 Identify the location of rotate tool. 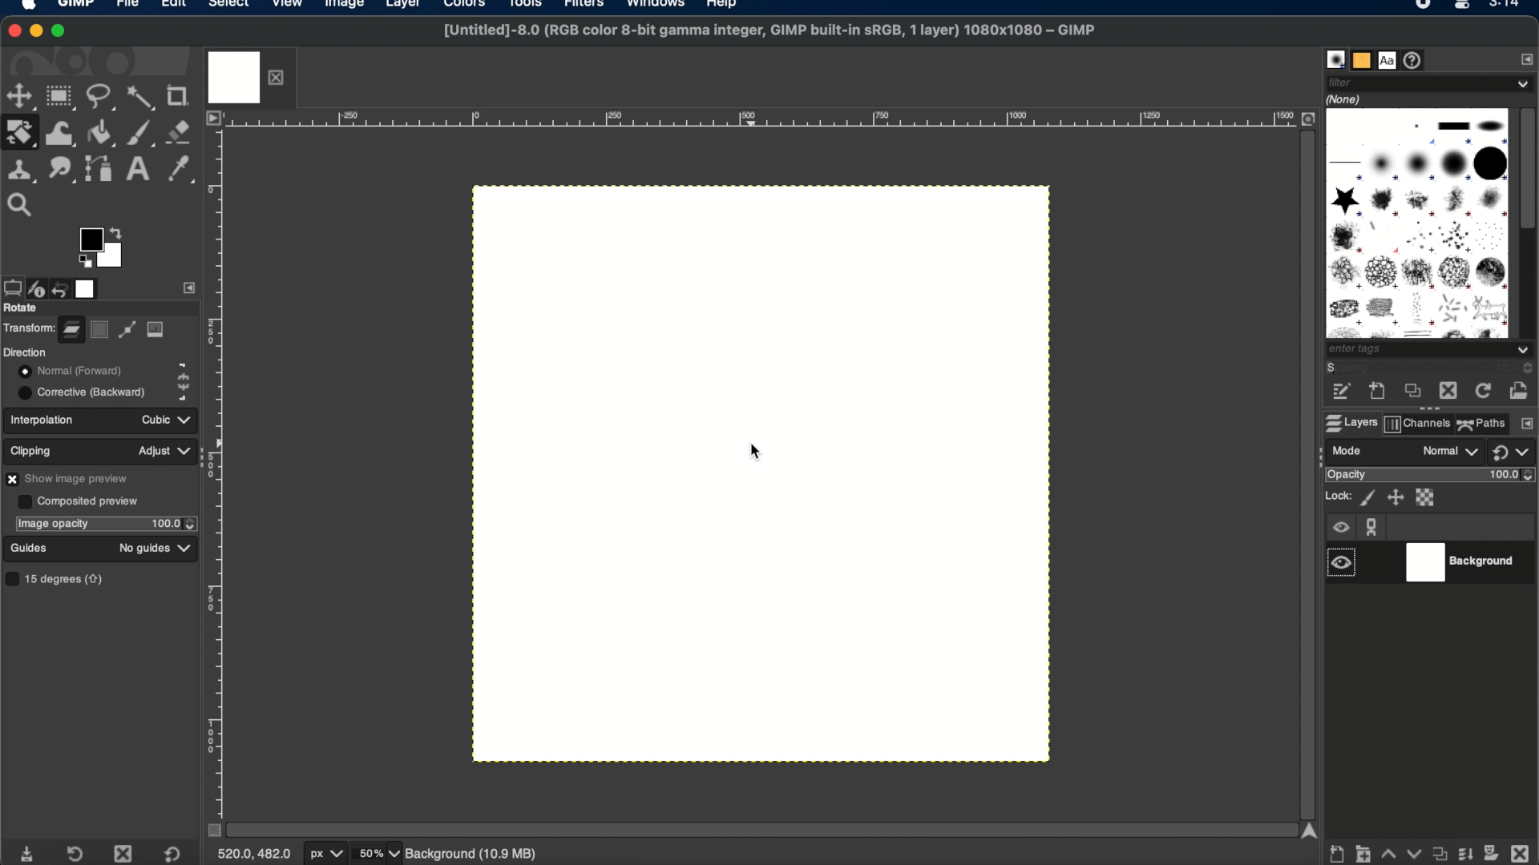
(21, 132).